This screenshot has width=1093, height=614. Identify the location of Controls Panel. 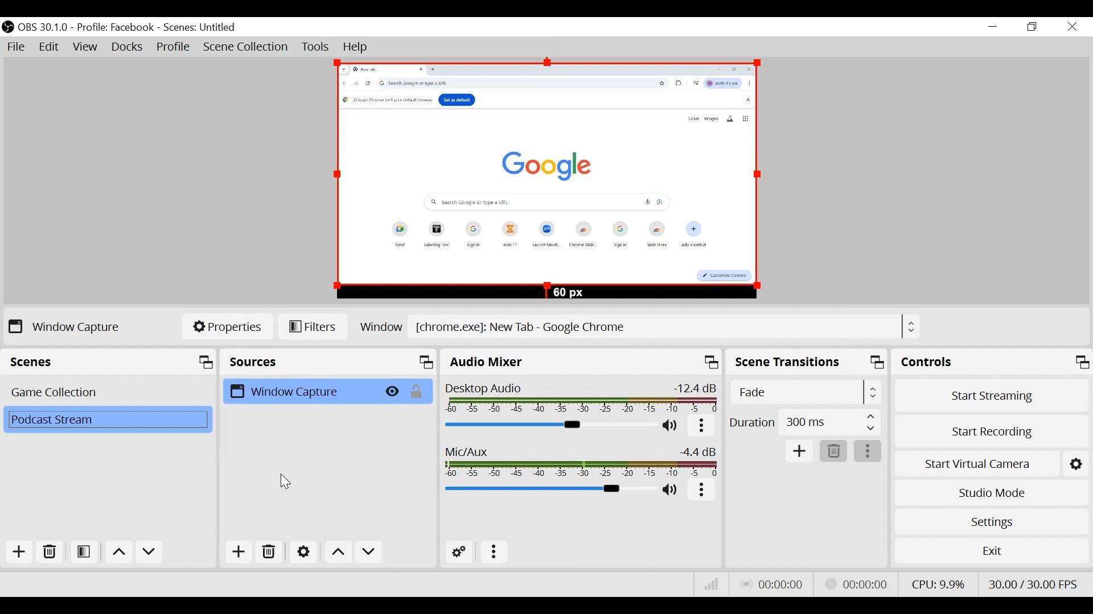
(992, 362).